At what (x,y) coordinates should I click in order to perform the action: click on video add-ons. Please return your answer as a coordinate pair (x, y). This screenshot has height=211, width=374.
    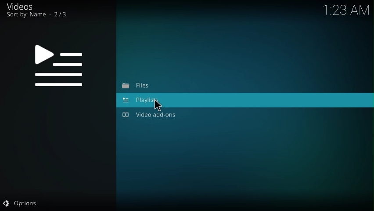
    Looking at the image, I should click on (151, 114).